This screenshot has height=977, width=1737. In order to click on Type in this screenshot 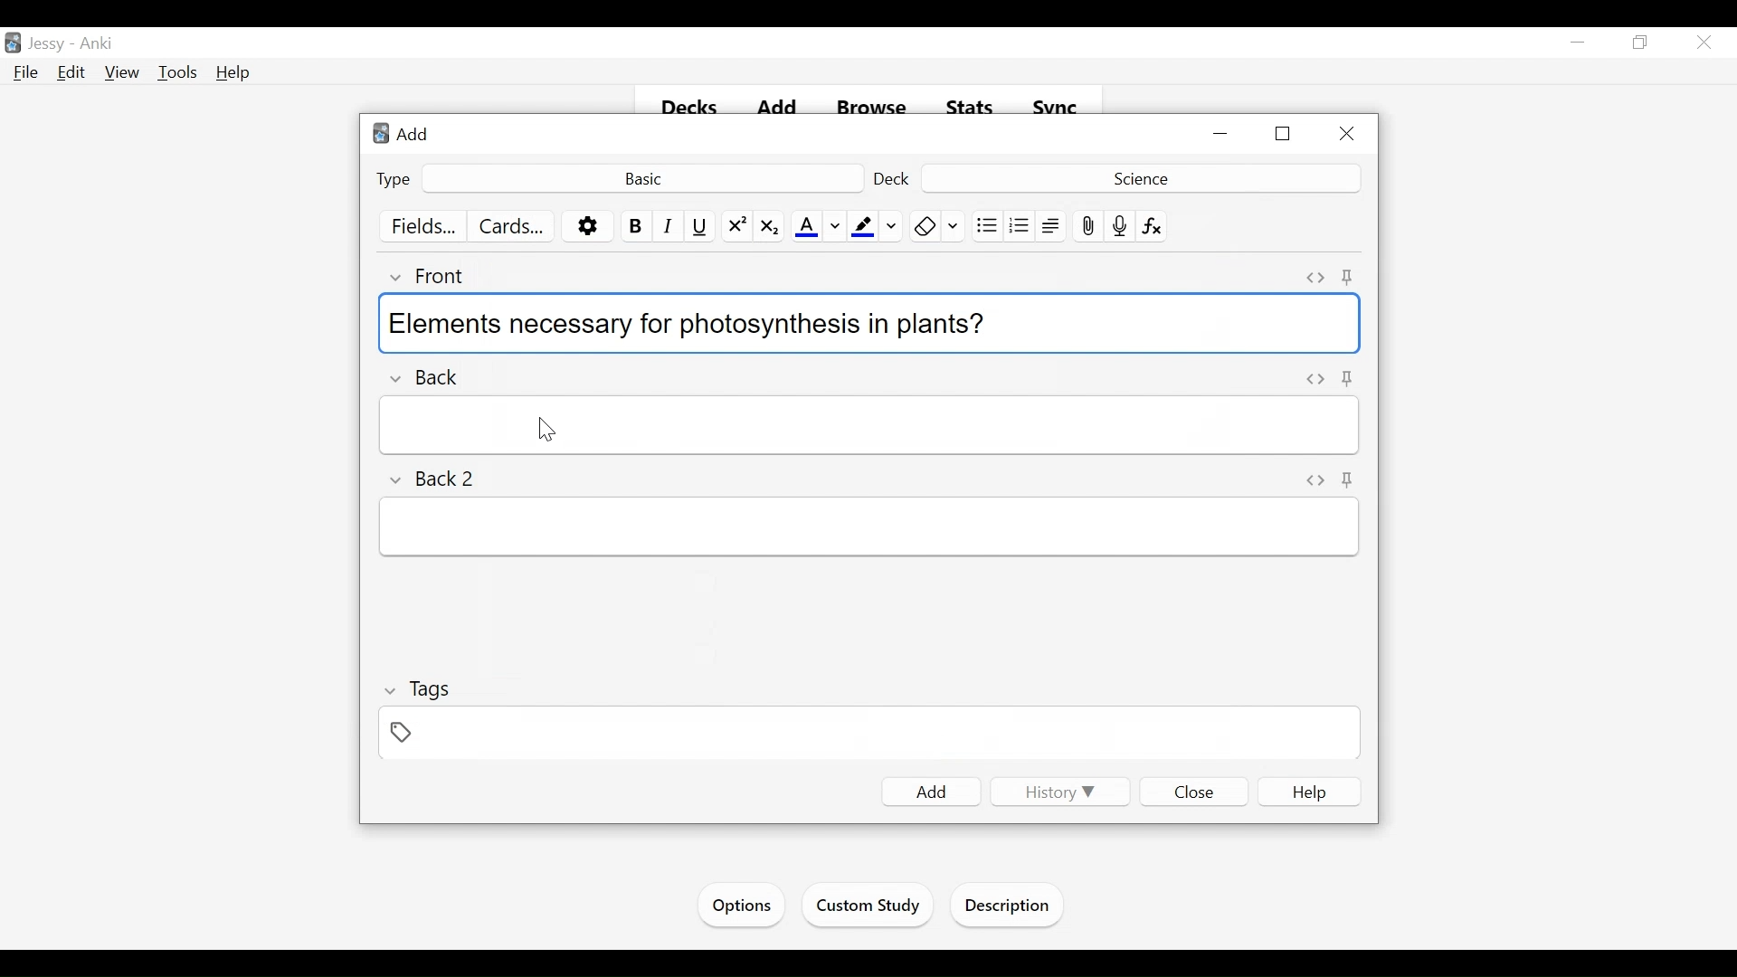, I will do `click(394, 178)`.